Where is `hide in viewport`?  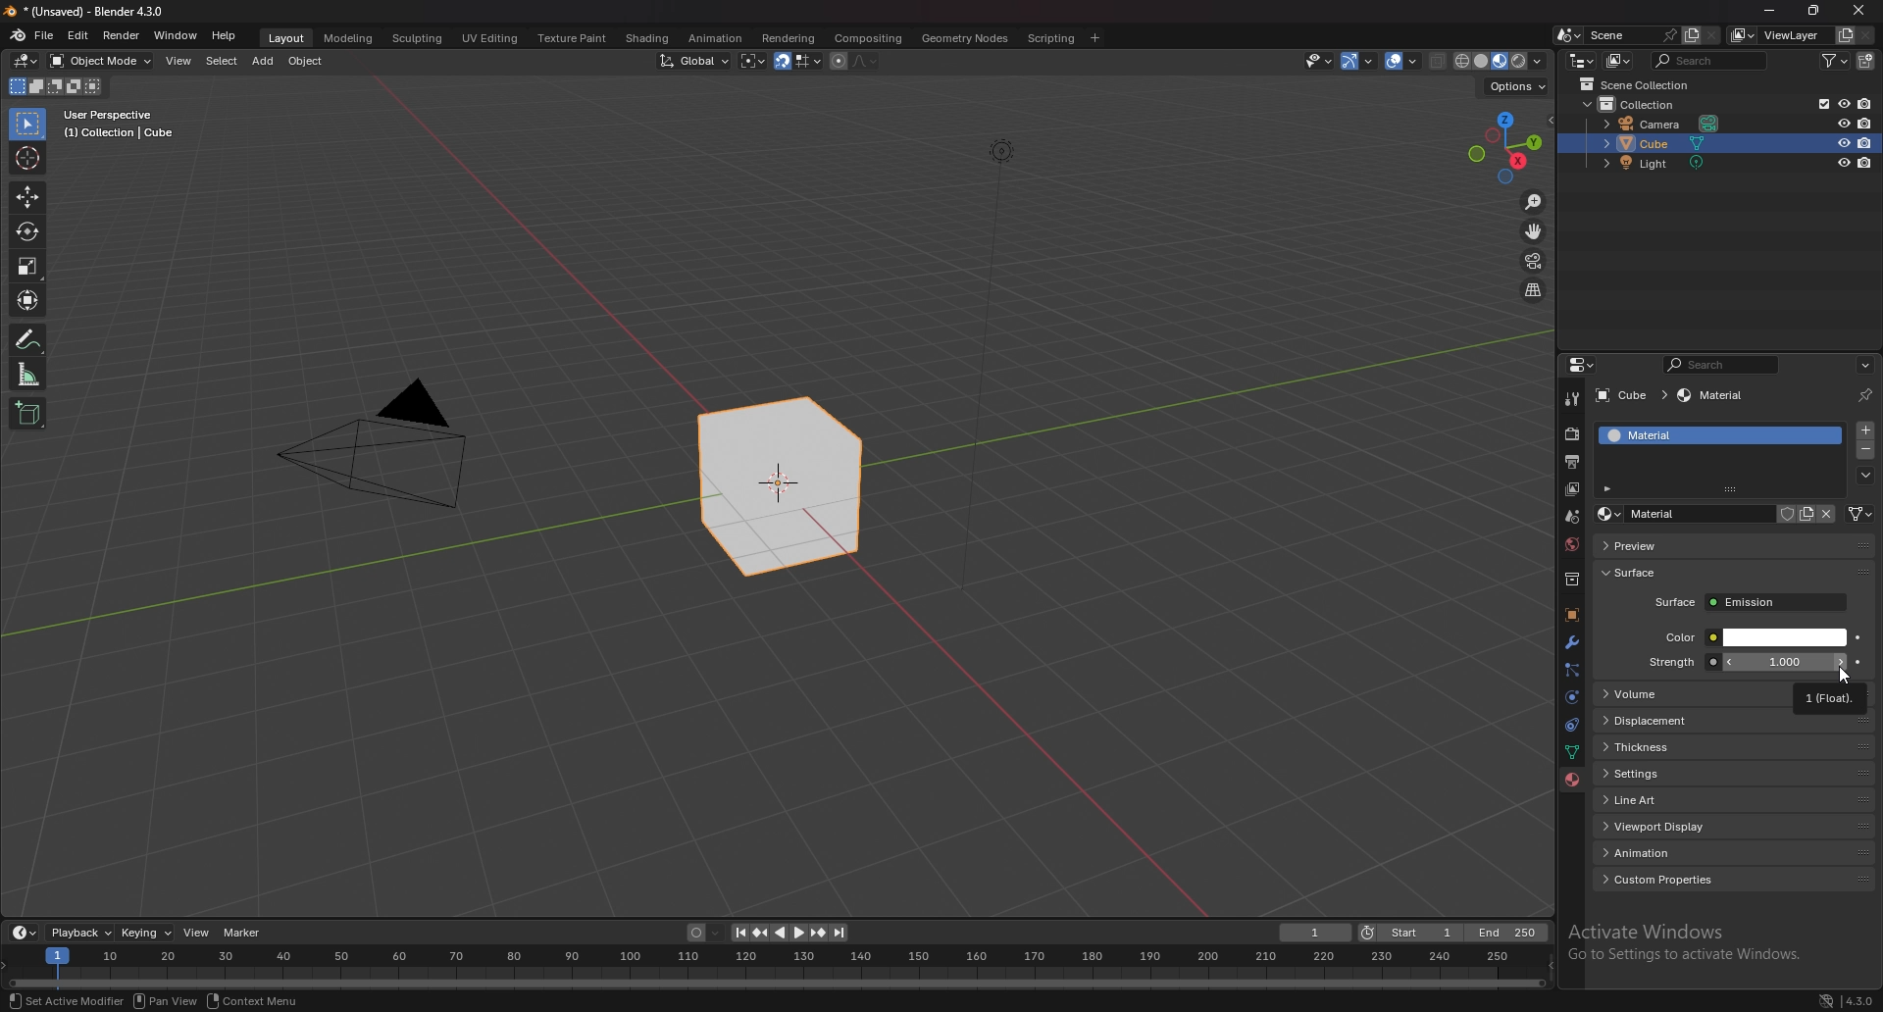
hide in viewport is located at coordinates (1843, 123).